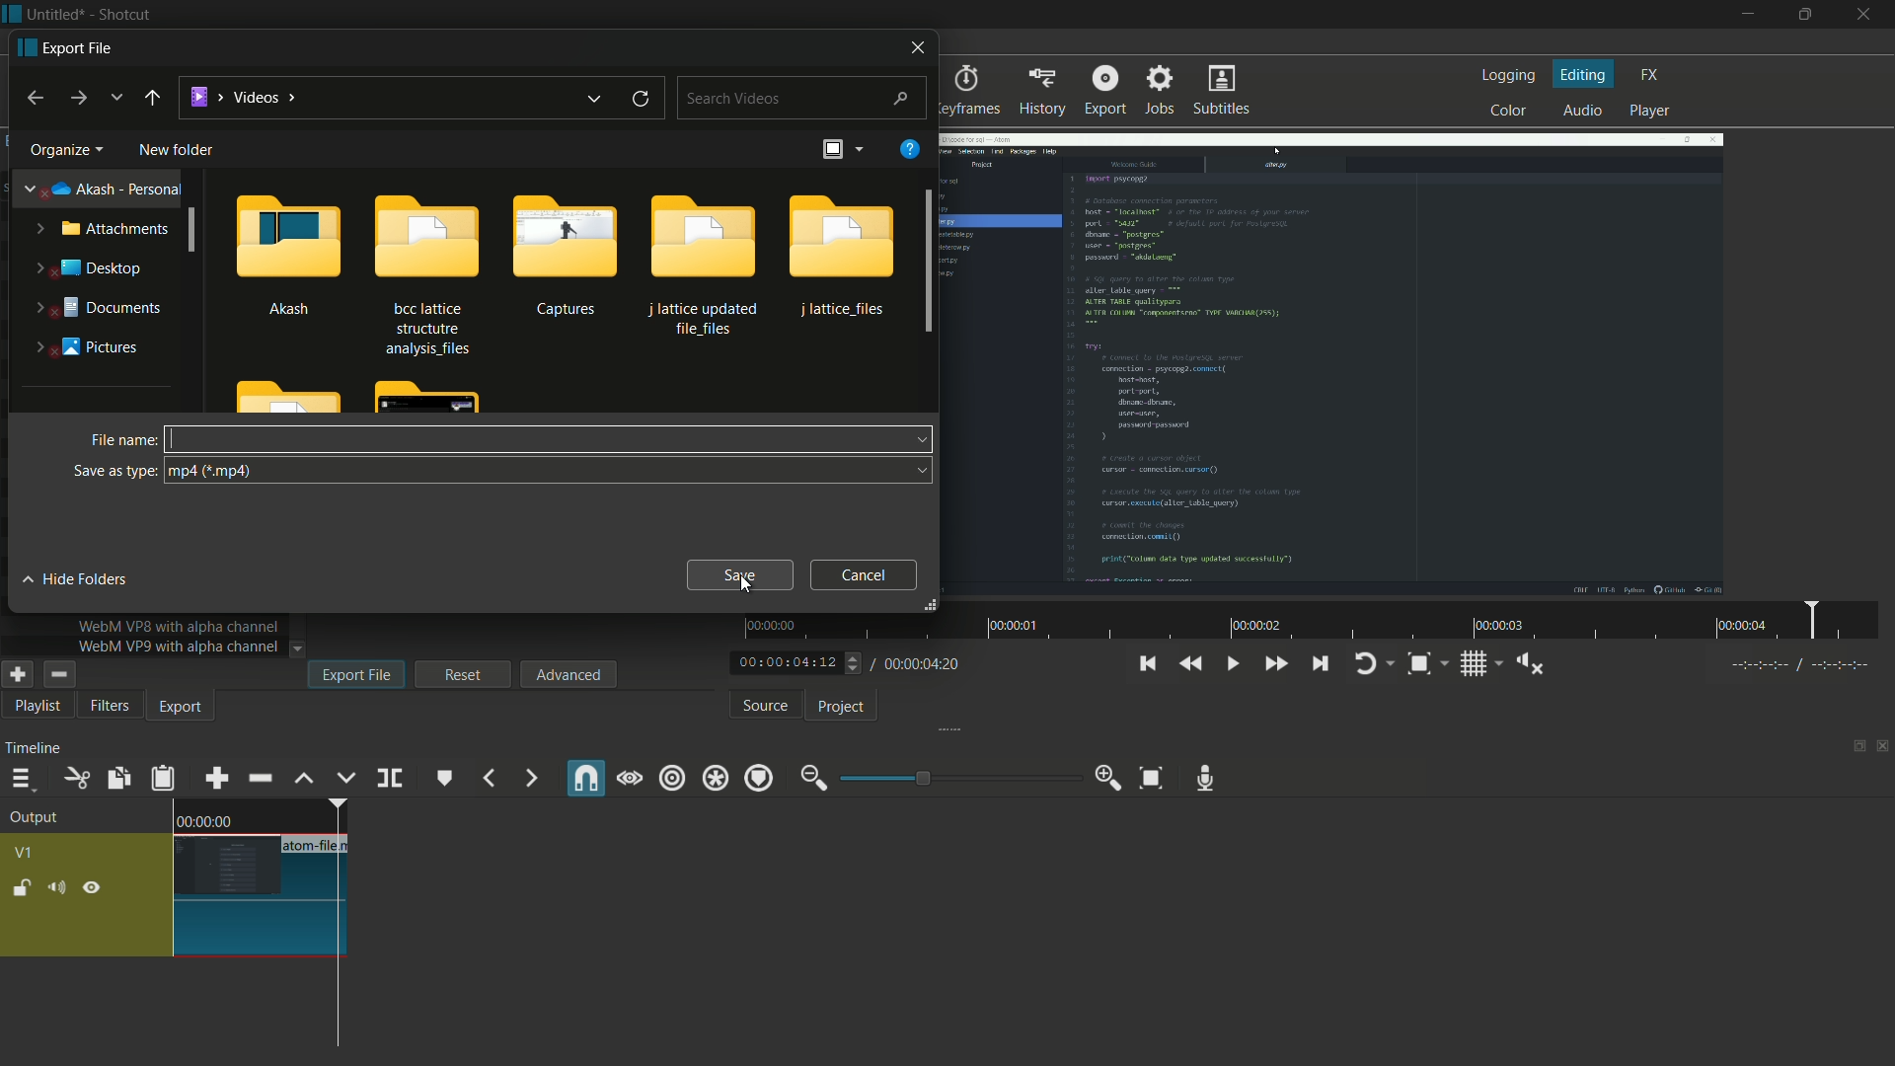 This screenshot has height=1066, width=1895. What do you see at coordinates (64, 149) in the screenshot?
I see `organize` at bounding box center [64, 149].